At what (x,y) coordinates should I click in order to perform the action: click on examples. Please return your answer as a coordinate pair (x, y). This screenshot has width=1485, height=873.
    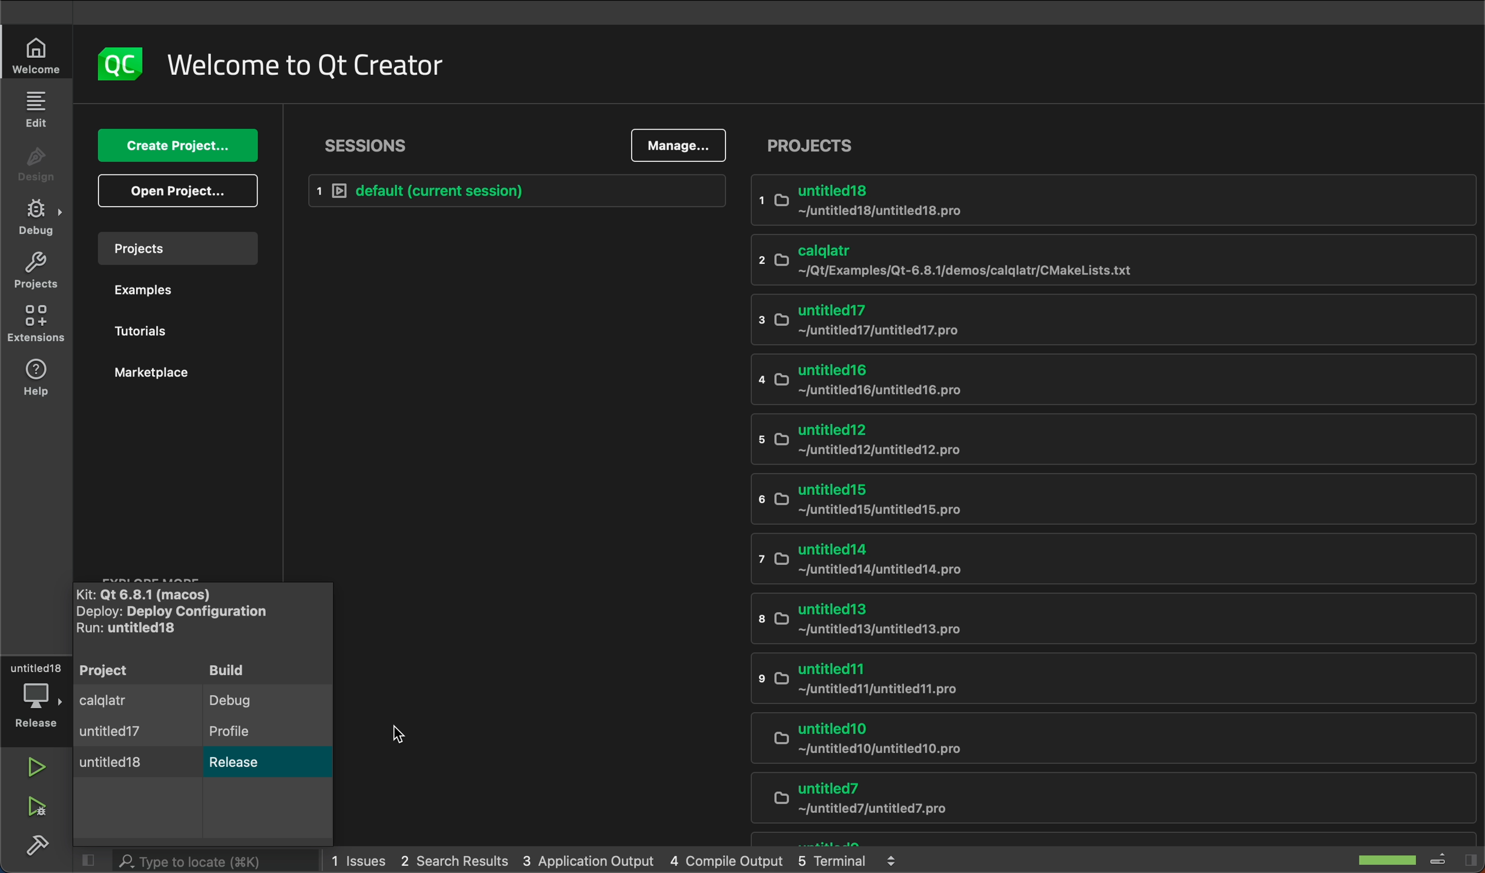
    Looking at the image, I should click on (175, 293).